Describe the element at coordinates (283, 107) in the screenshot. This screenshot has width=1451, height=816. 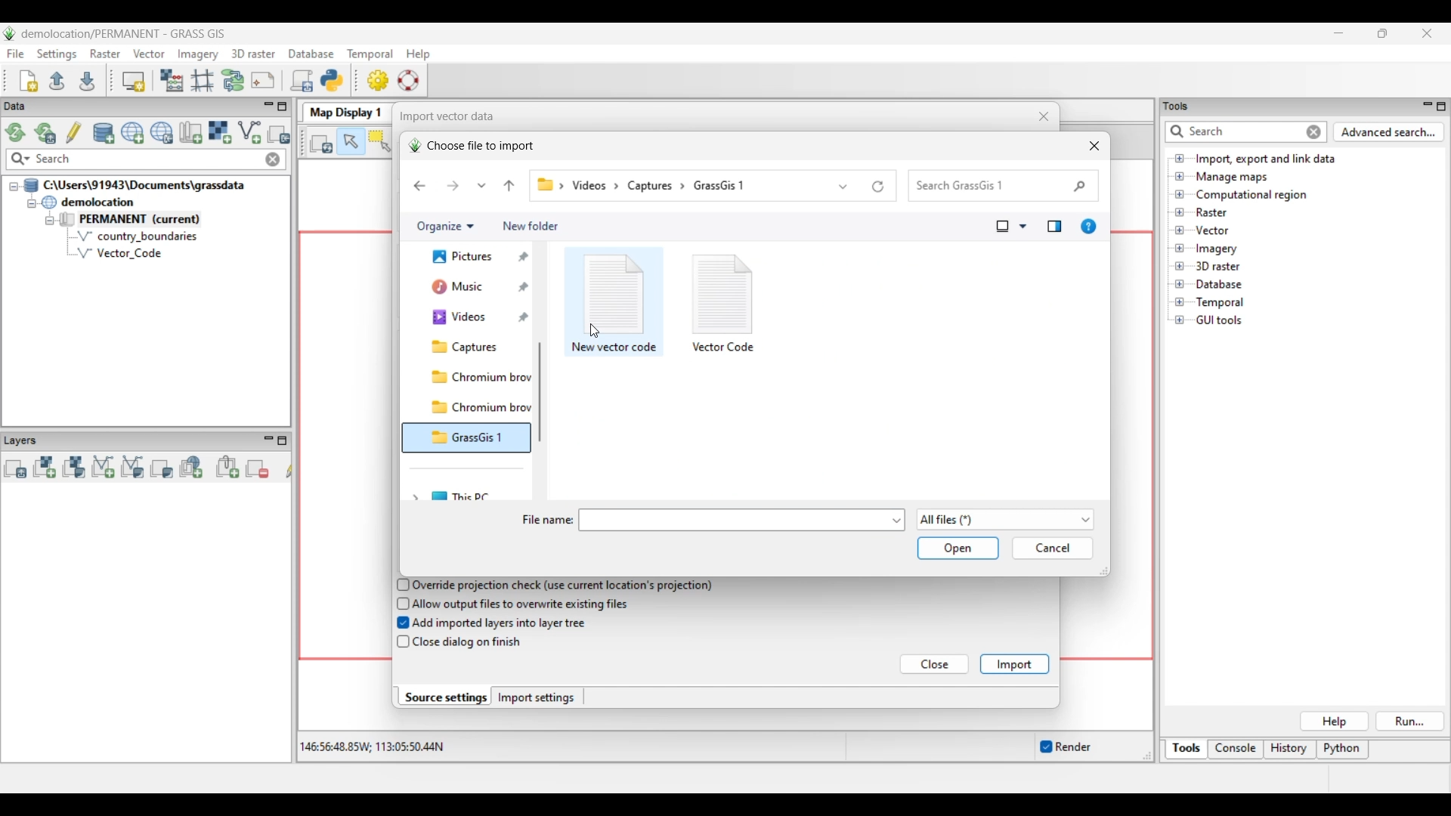
I see `Maximize Data panel` at that location.